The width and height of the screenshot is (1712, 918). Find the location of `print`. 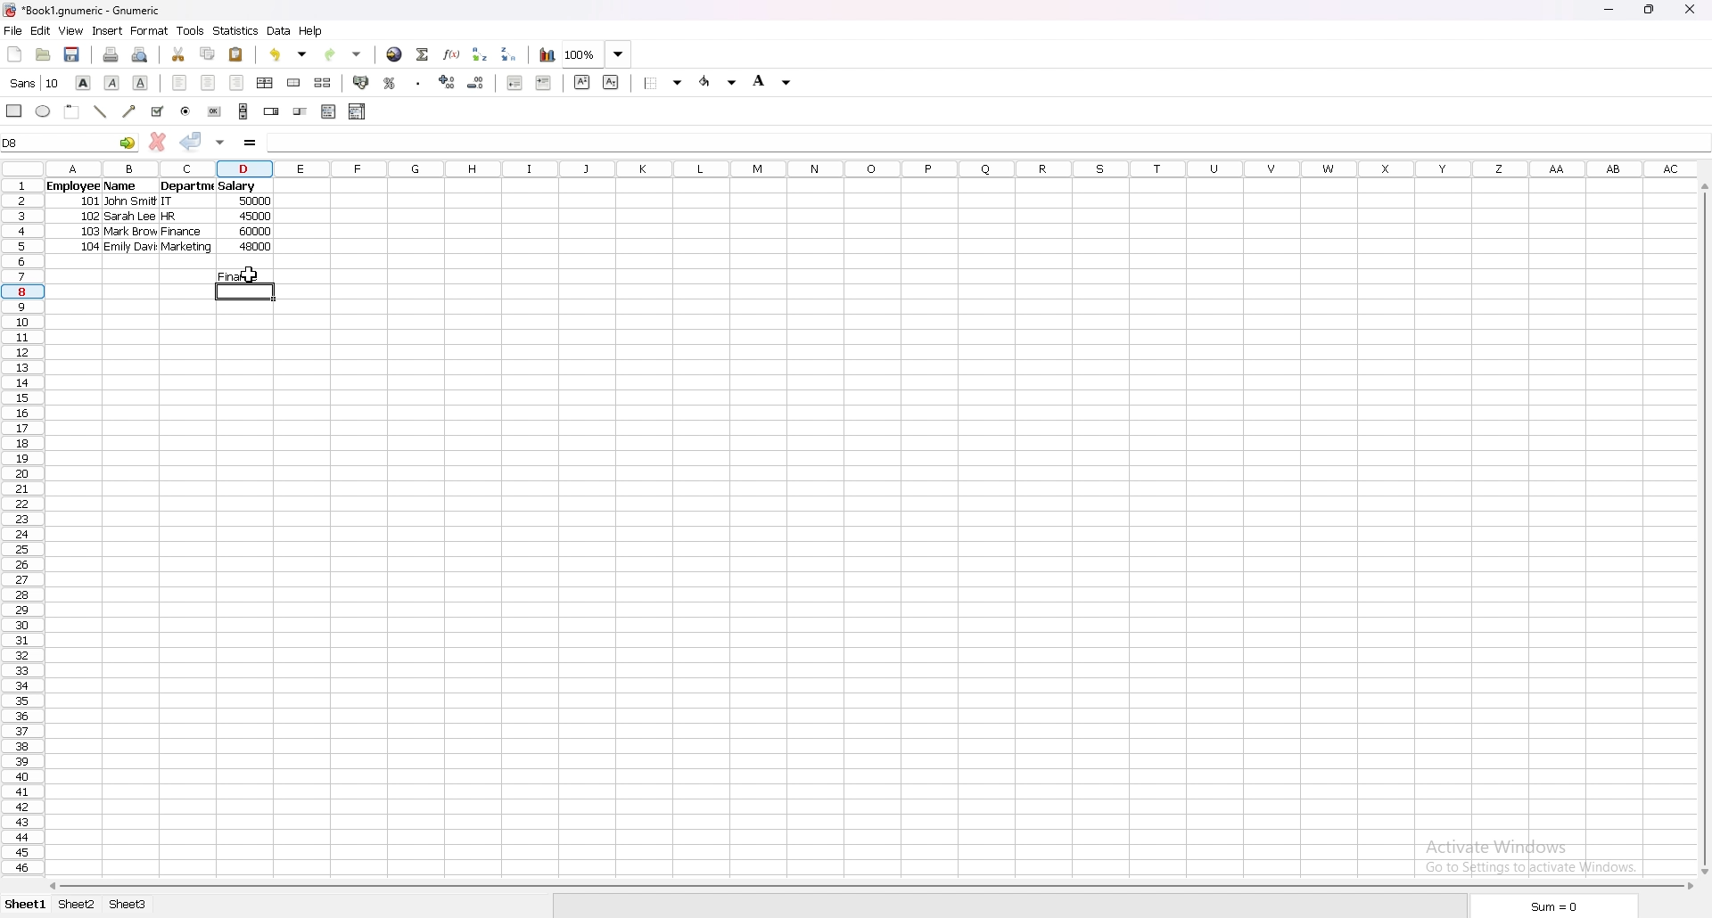

print is located at coordinates (112, 54).